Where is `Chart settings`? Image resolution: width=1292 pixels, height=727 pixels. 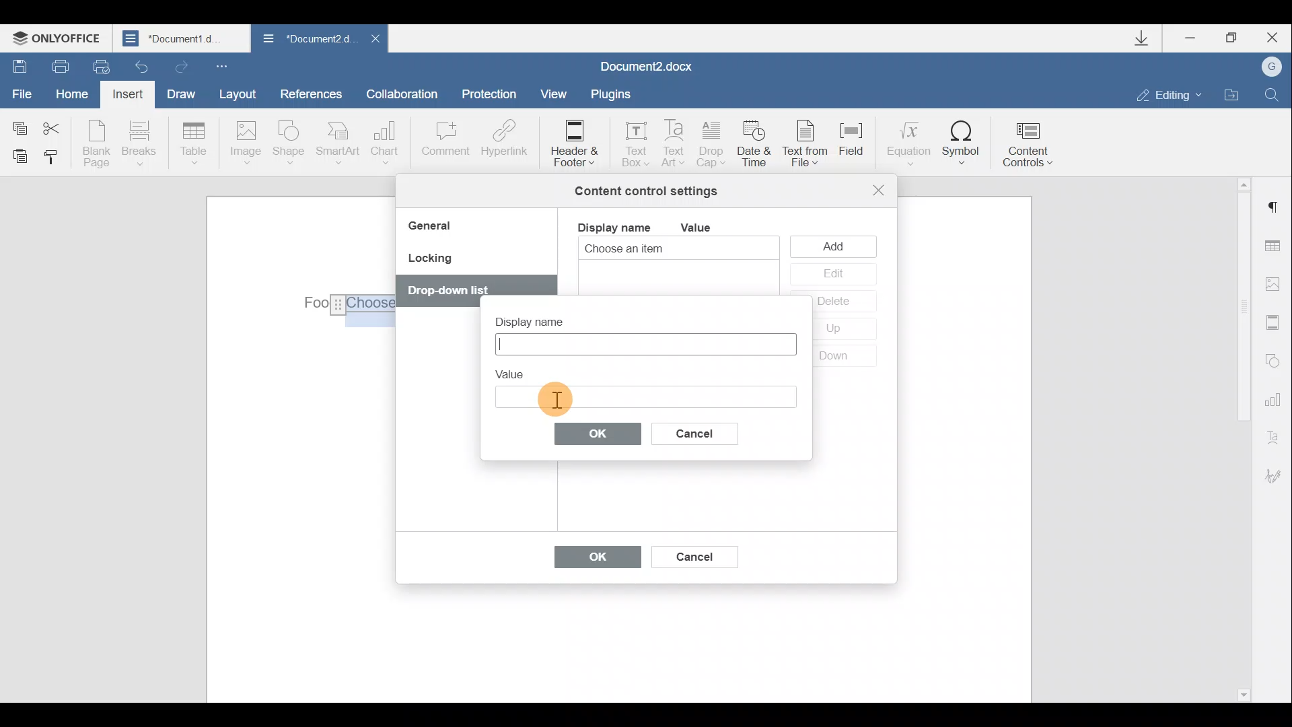 Chart settings is located at coordinates (1275, 398).